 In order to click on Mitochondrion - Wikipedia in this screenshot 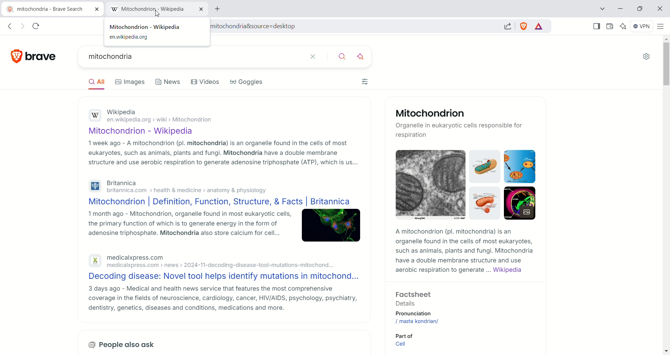, I will do `click(142, 131)`.